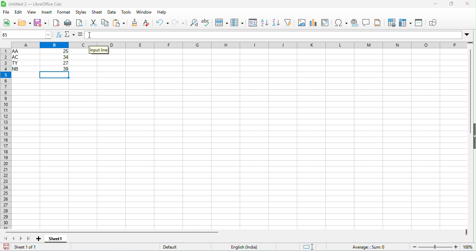 The height and width of the screenshot is (251, 476). What do you see at coordinates (98, 12) in the screenshot?
I see `sheet` at bounding box center [98, 12].